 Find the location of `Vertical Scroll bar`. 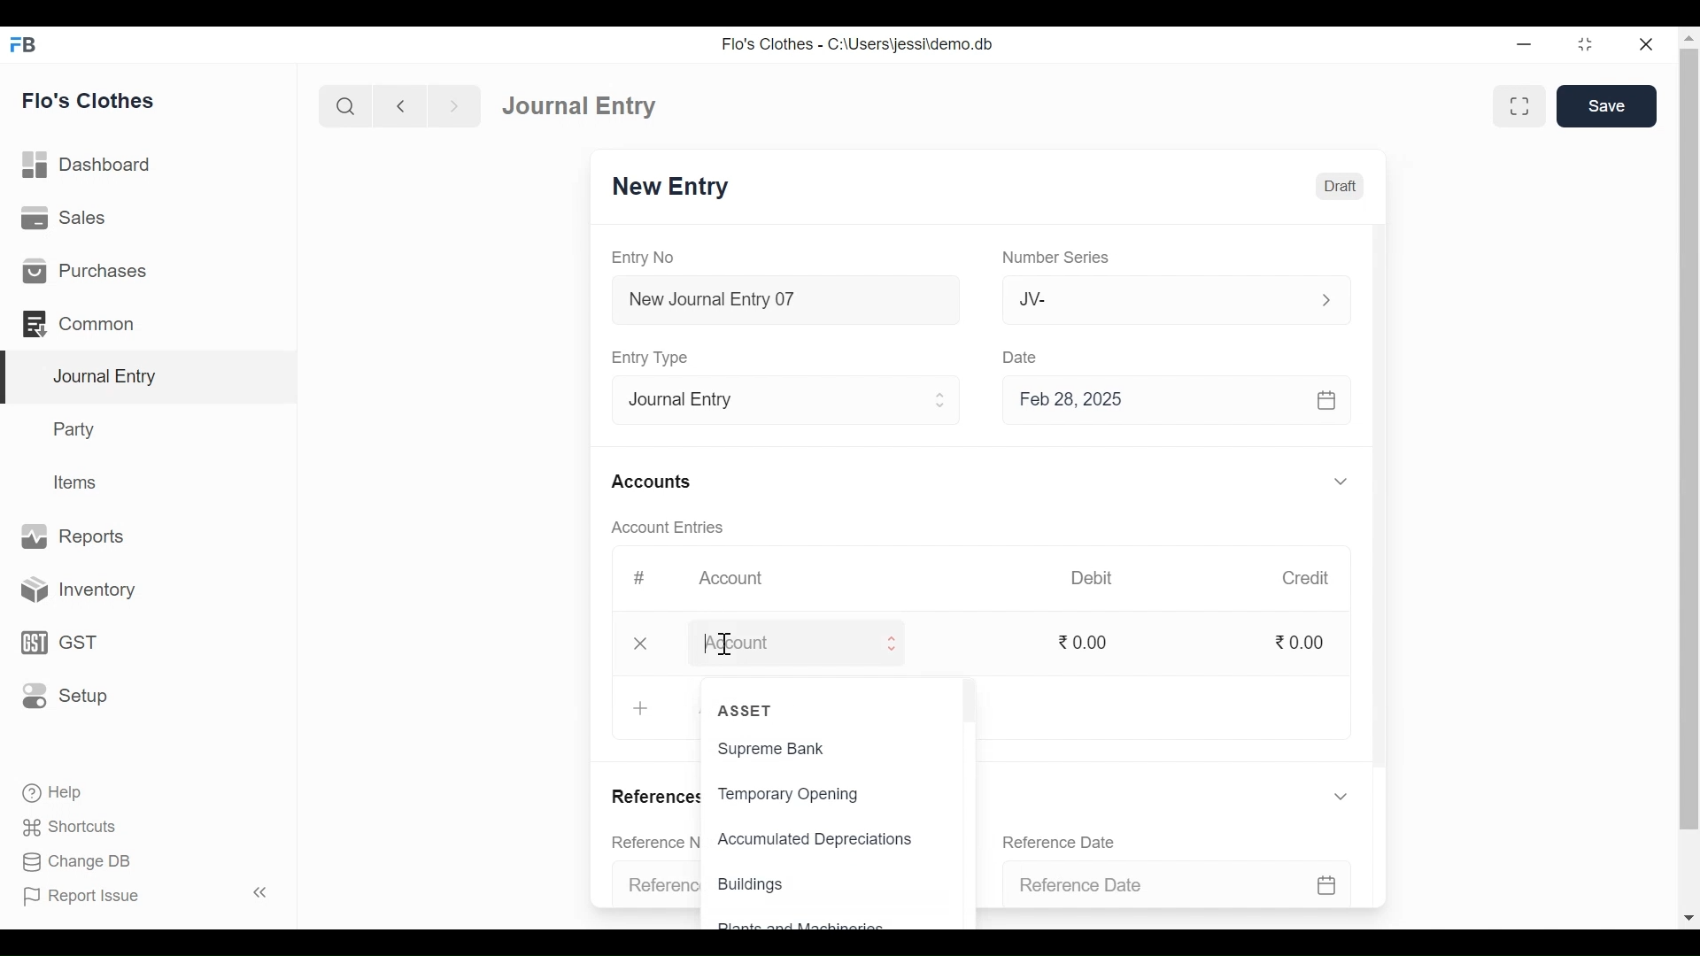

Vertical Scroll bar is located at coordinates (1689, 439).